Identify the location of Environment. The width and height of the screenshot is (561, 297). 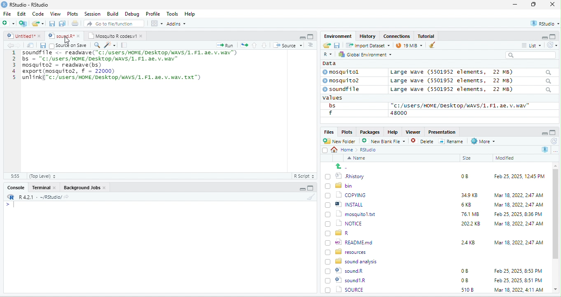
(338, 36).